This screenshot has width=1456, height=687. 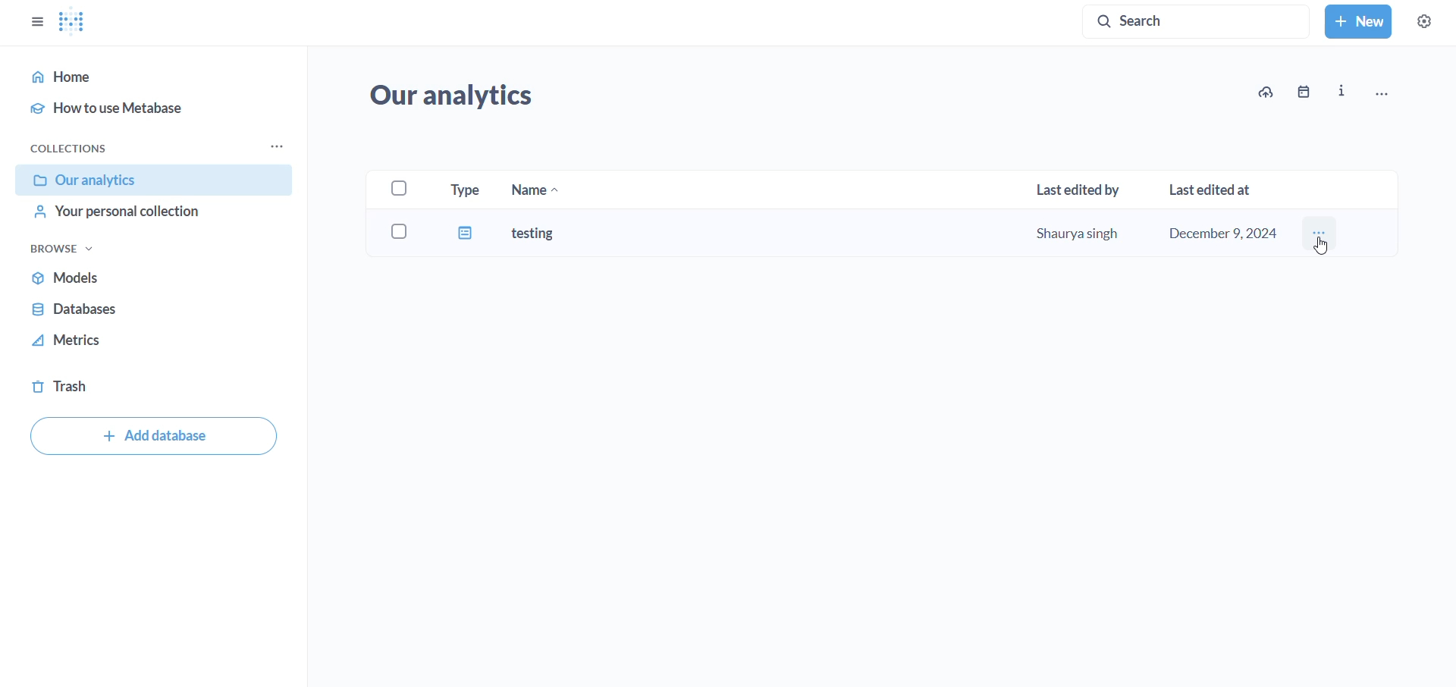 What do you see at coordinates (146, 315) in the screenshot?
I see `databases` at bounding box center [146, 315].